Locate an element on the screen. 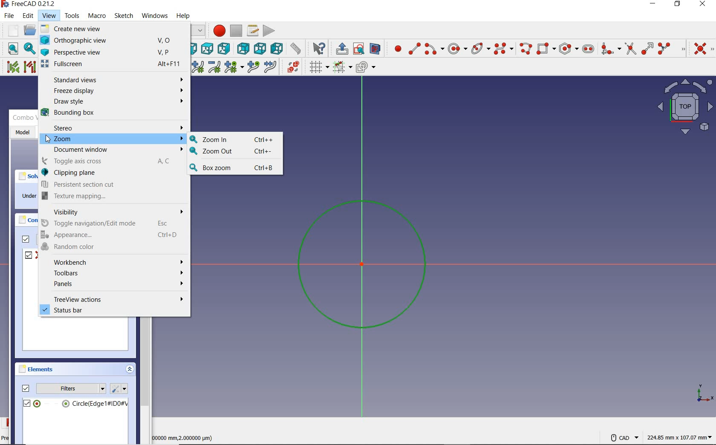  execute macro is located at coordinates (270, 29).